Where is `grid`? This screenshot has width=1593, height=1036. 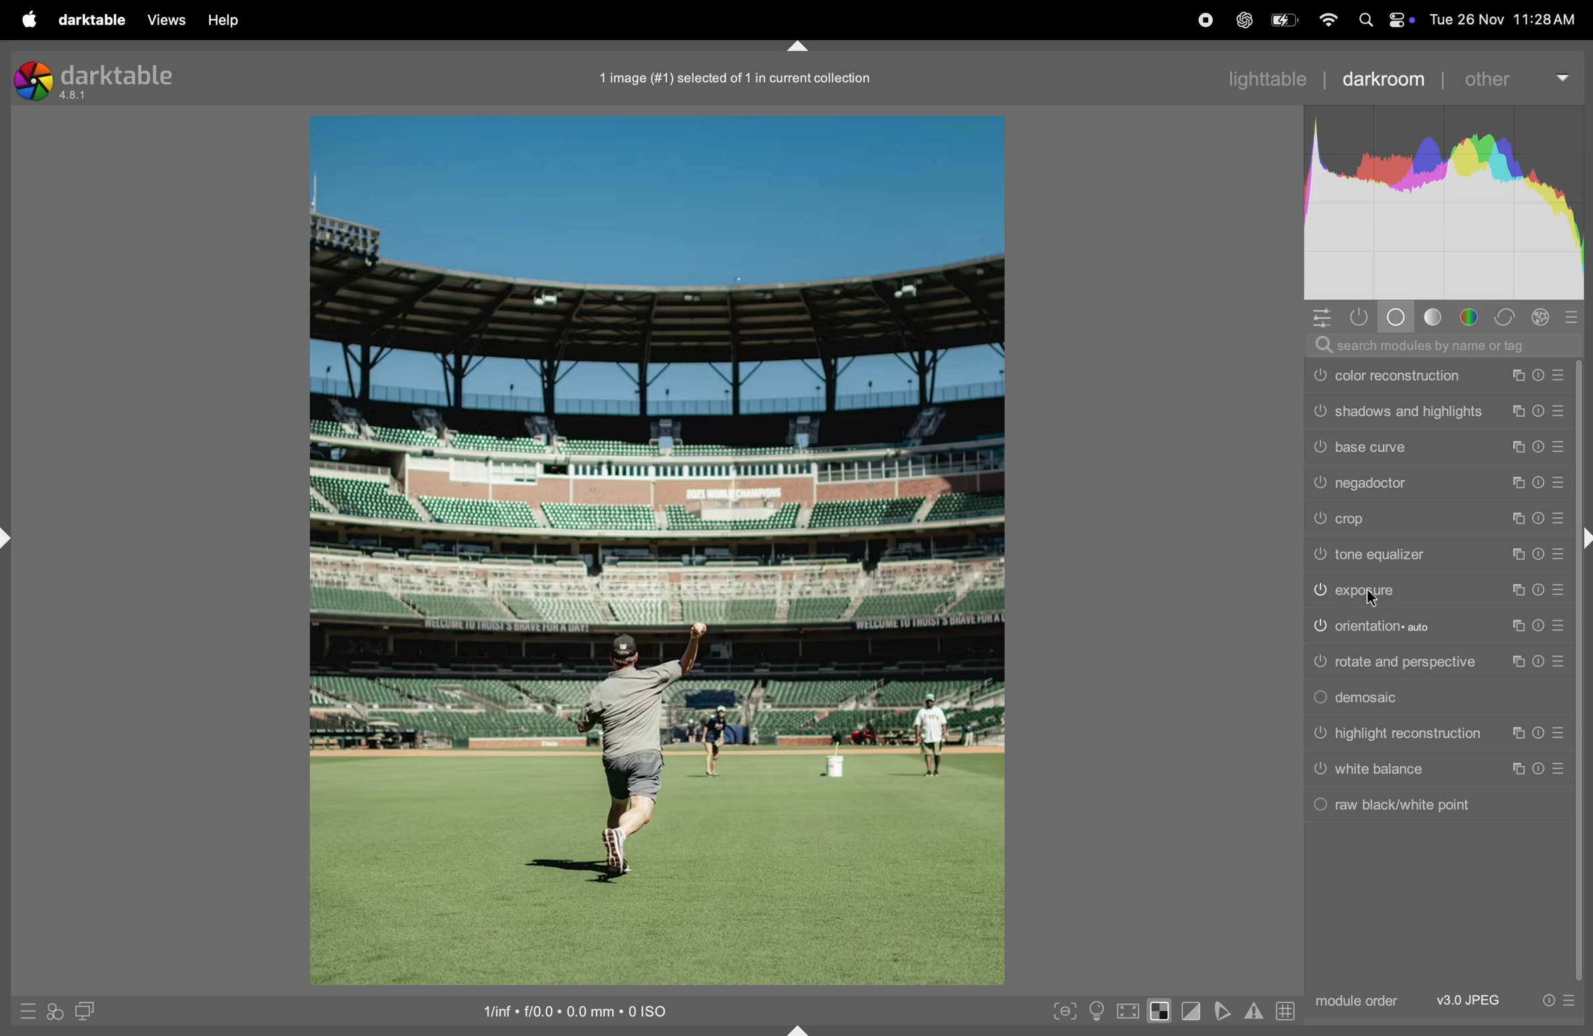
grid is located at coordinates (1282, 1010).